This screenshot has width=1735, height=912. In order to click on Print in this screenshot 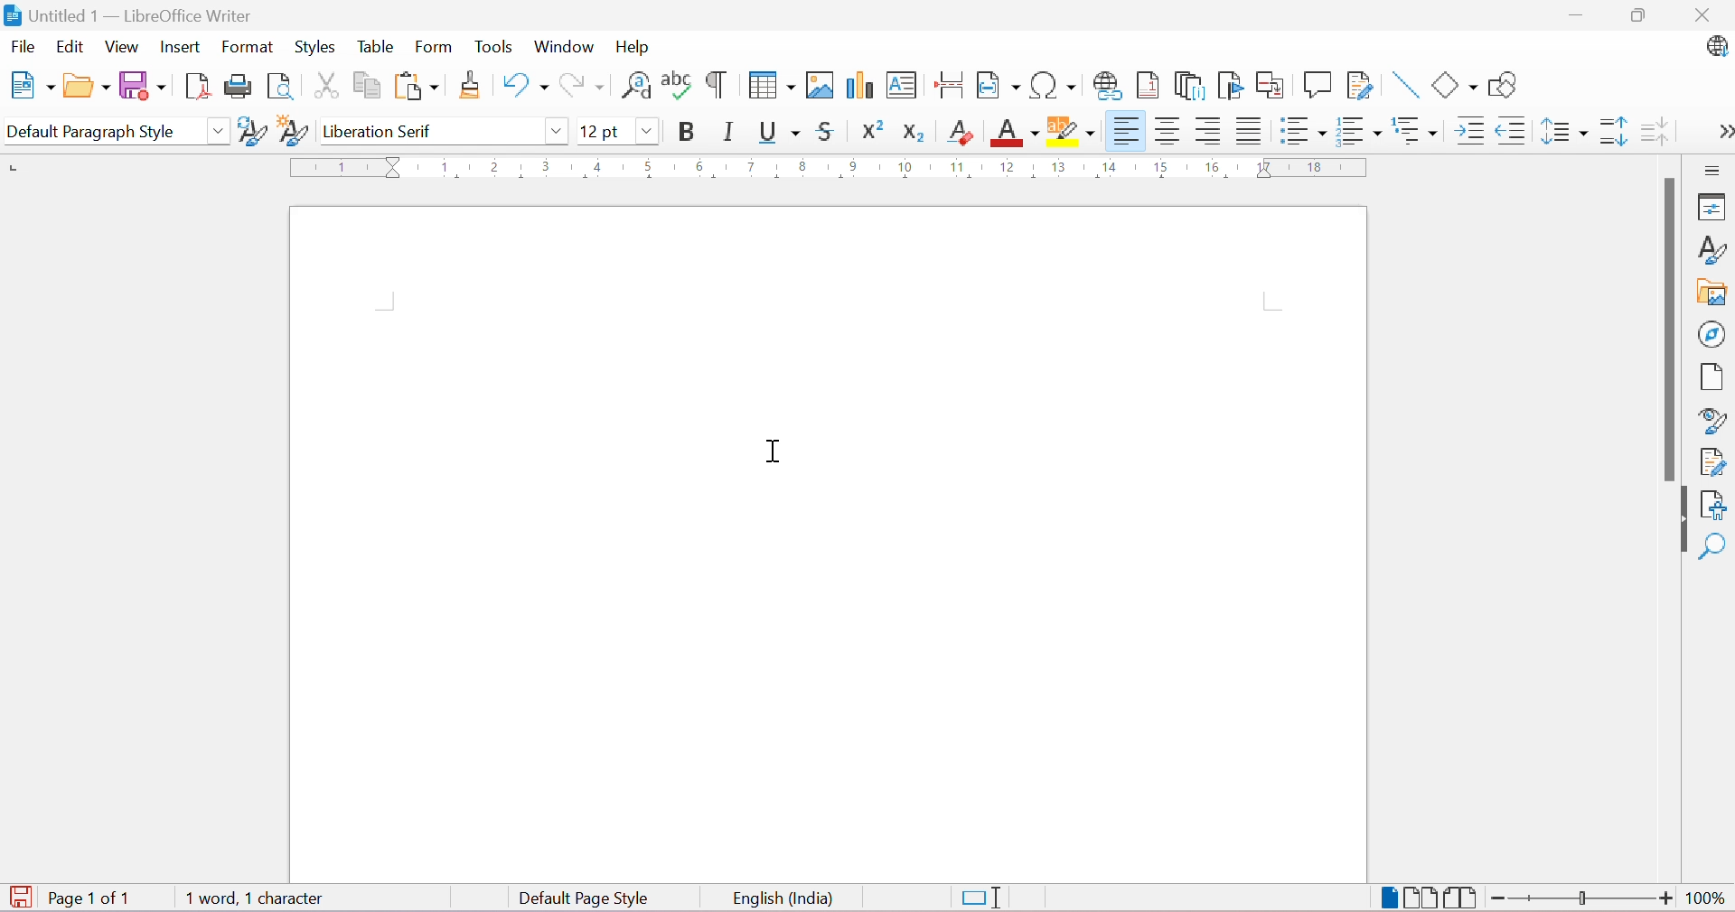, I will do `click(237, 88)`.